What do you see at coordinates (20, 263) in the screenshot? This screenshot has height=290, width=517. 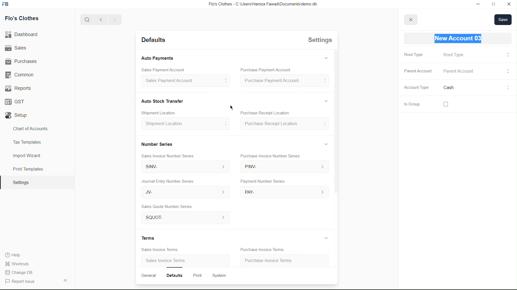 I see `Shortcuts` at bounding box center [20, 263].